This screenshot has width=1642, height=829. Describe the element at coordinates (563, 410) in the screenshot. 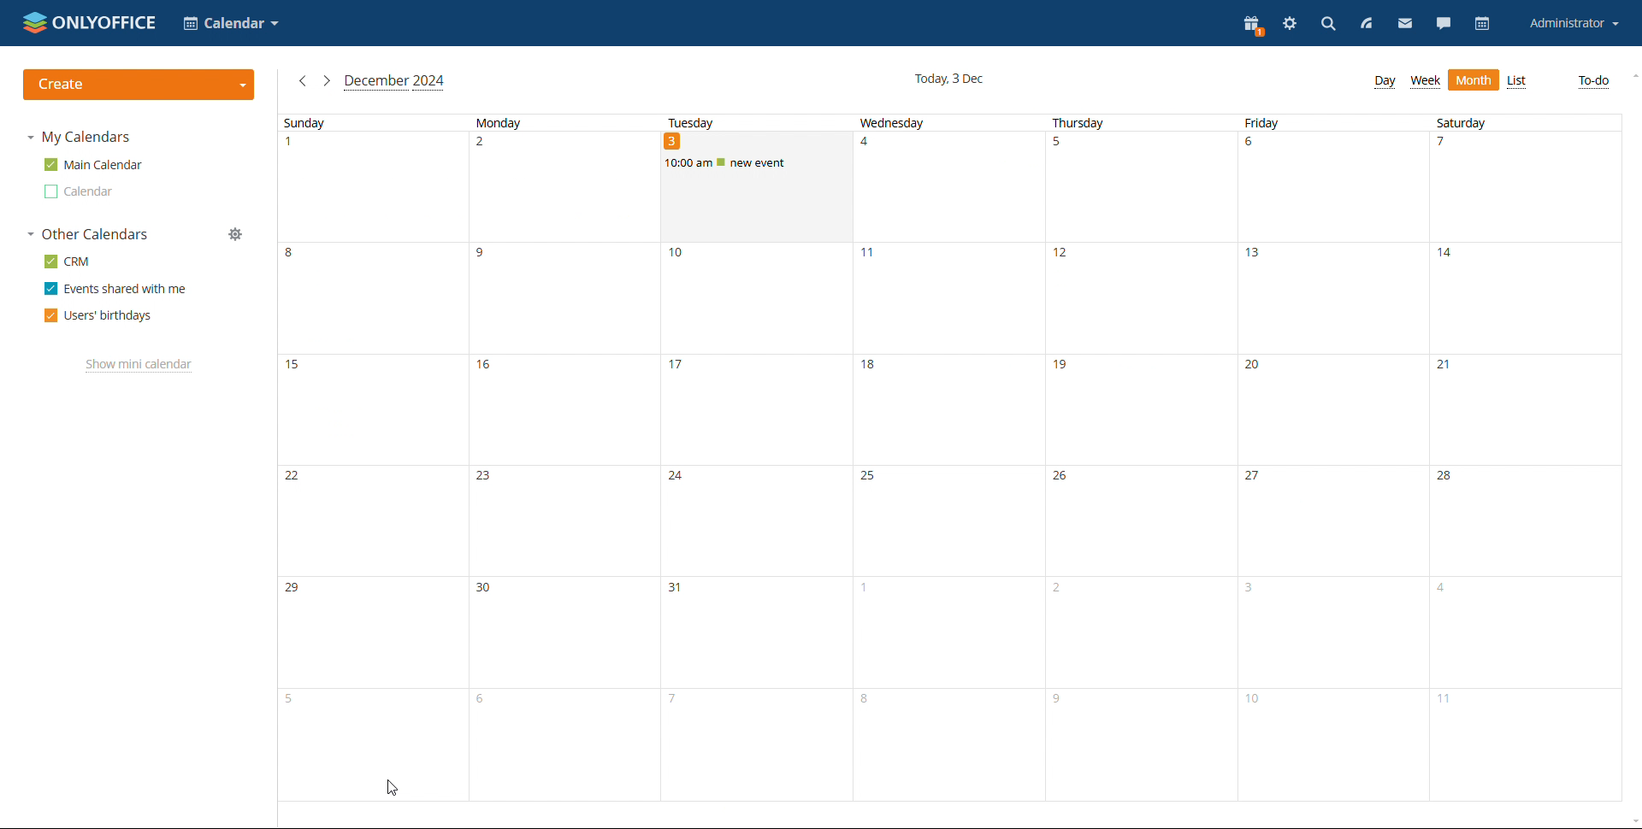

I see `16` at that location.